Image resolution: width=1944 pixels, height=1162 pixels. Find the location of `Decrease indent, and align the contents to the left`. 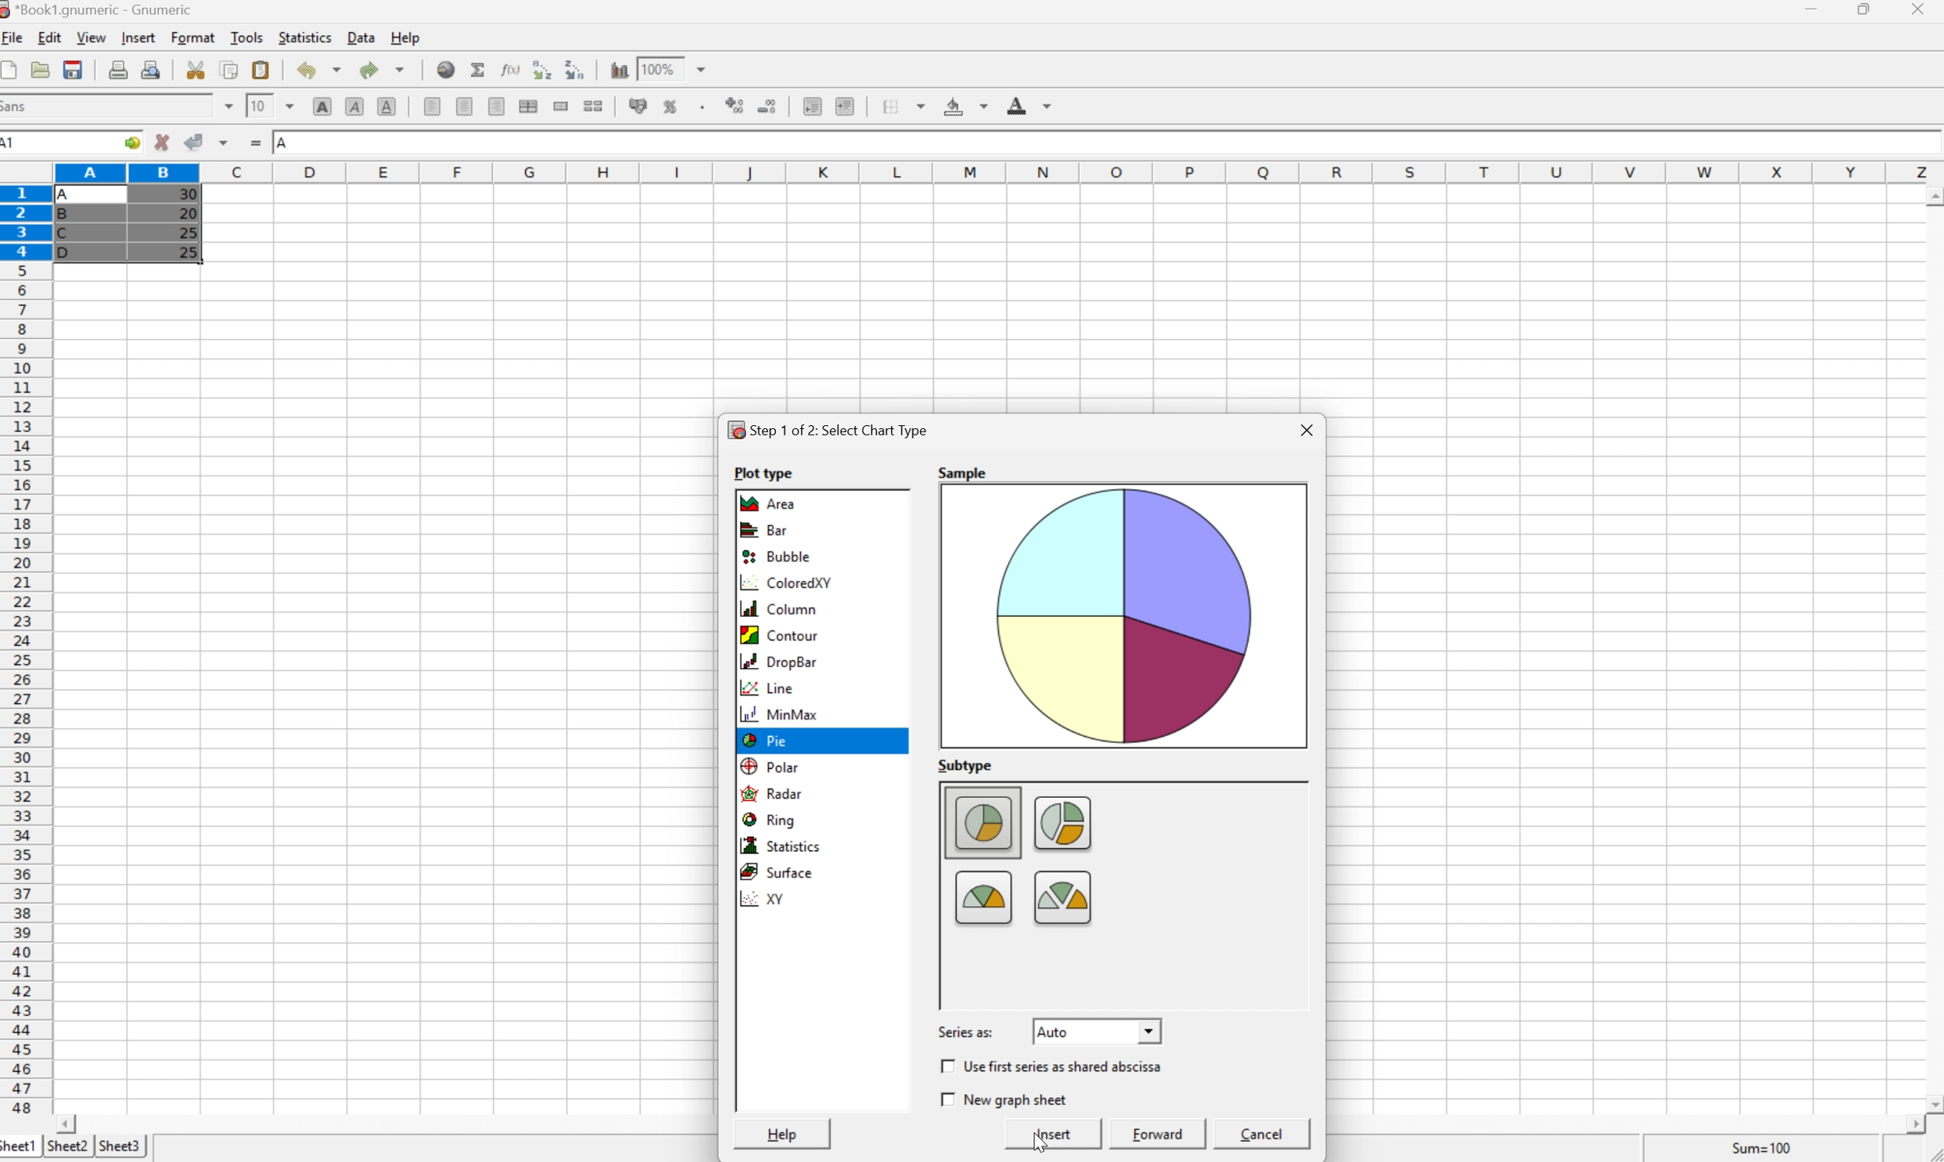

Decrease indent, and align the contents to the left is located at coordinates (812, 107).